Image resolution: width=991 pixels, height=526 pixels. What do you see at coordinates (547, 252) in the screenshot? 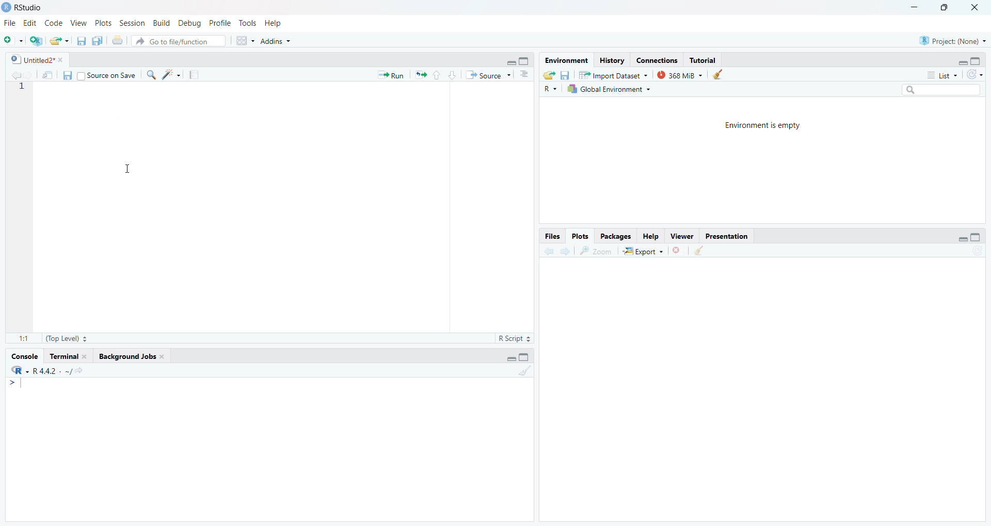
I see `back` at bounding box center [547, 252].